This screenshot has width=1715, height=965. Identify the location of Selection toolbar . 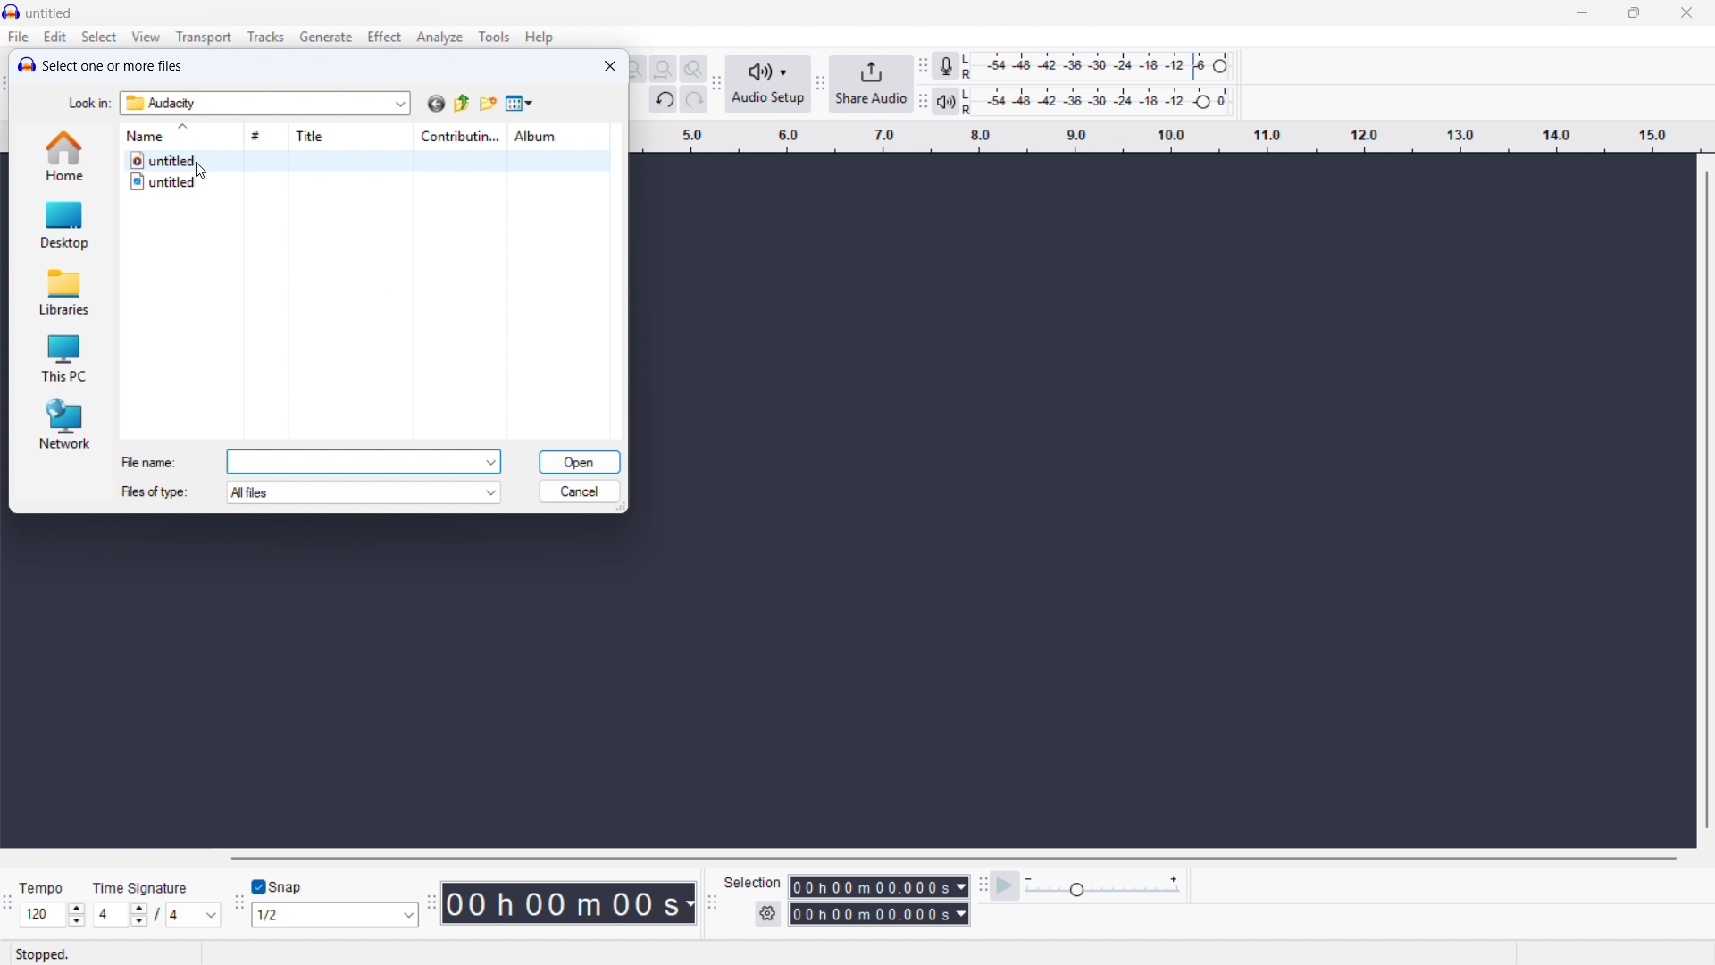
(710, 902).